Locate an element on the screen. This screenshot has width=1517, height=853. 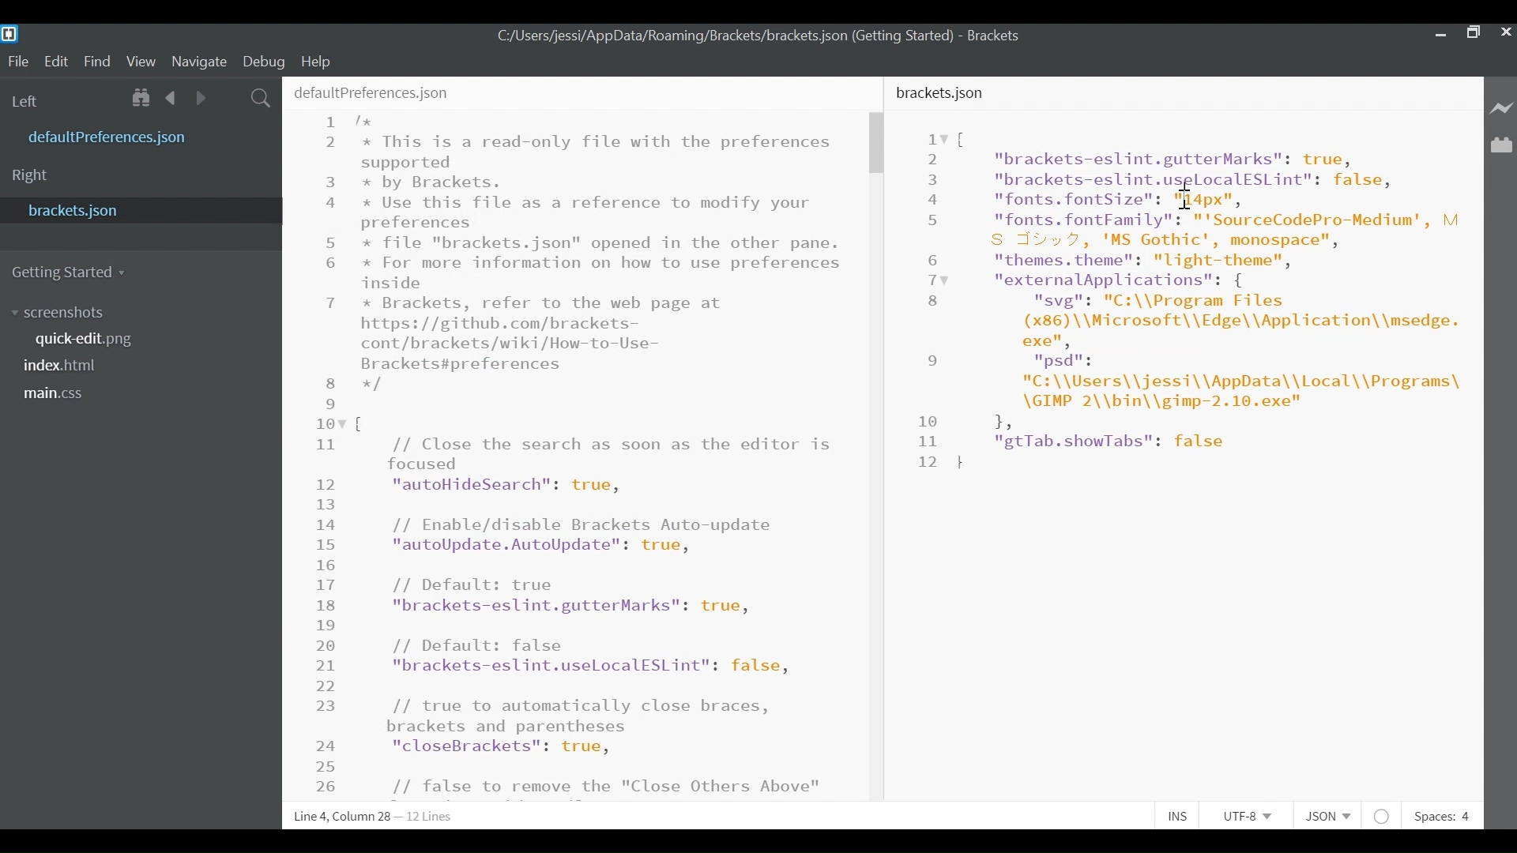
Find is located at coordinates (96, 59).